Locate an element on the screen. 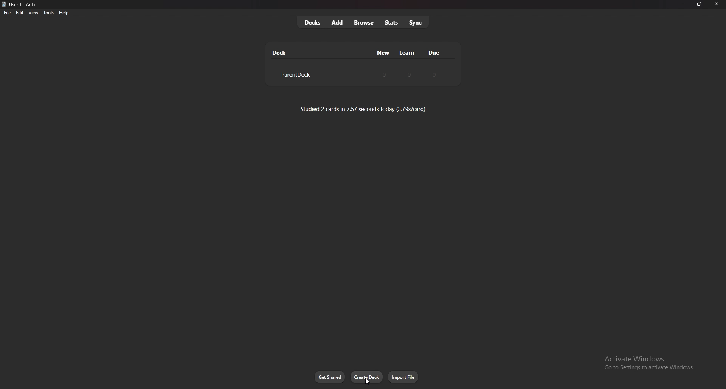 The height and width of the screenshot is (389, 726). view is located at coordinates (33, 12).